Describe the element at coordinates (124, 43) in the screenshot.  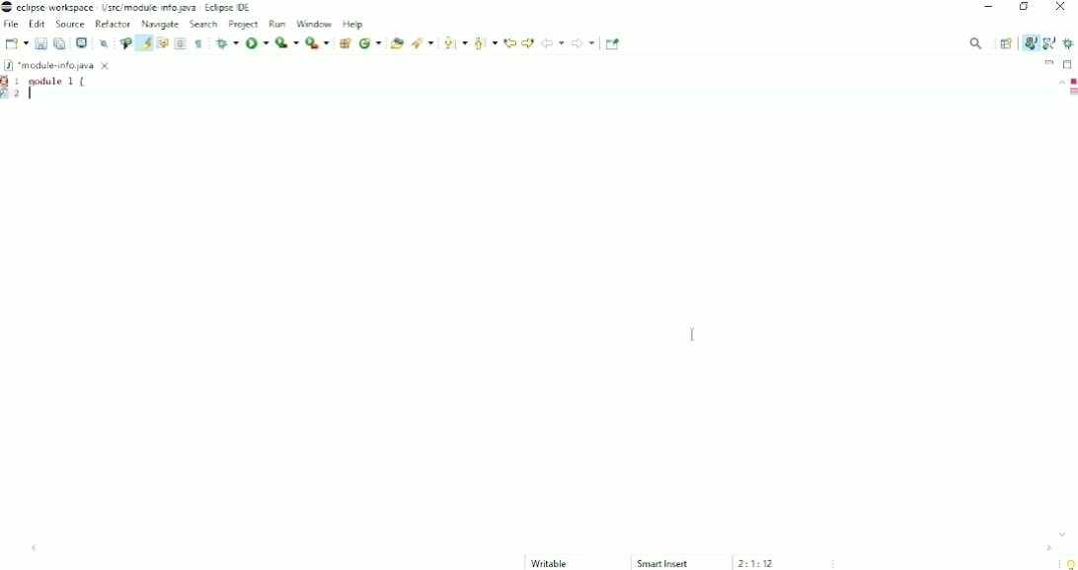
I see `Toggle breadcrumb` at that location.